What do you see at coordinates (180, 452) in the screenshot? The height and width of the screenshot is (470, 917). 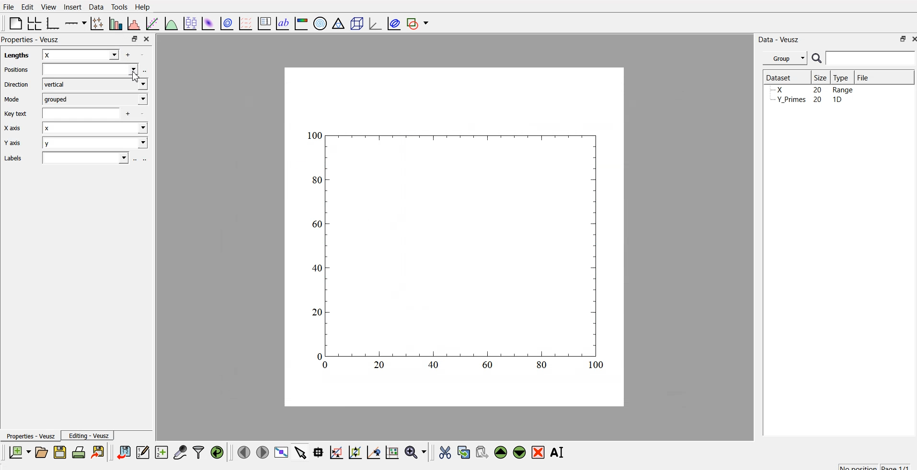 I see `capture a dataset` at bounding box center [180, 452].